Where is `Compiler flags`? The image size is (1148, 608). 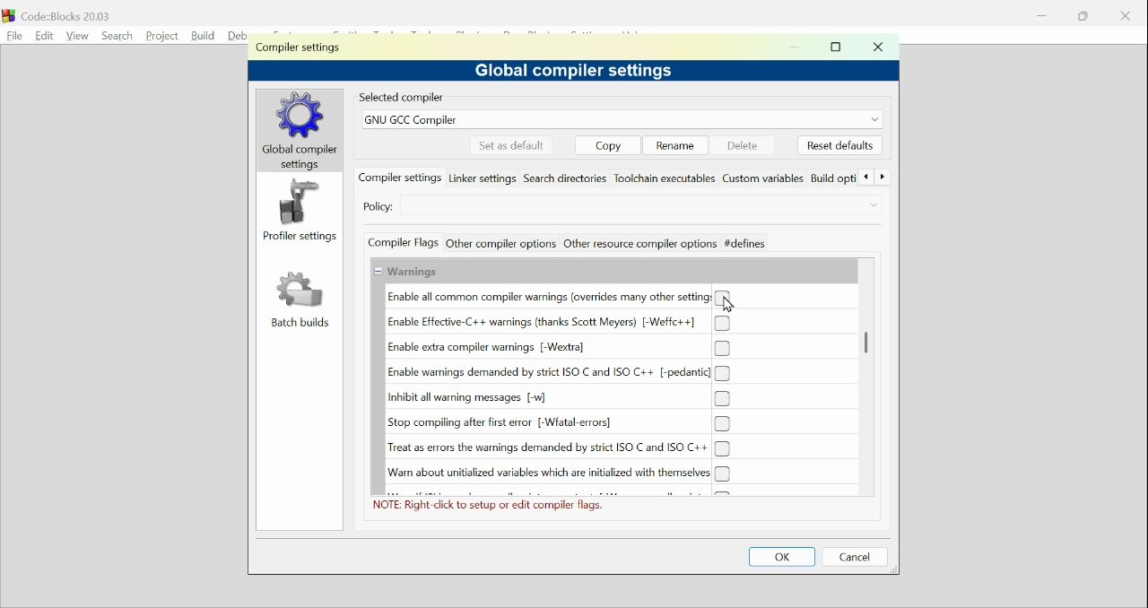
Compiler flags is located at coordinates (403, 242).